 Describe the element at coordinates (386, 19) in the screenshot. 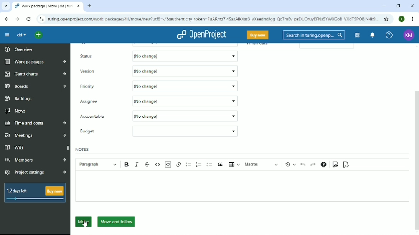

I see `Bookmark this tab` at that location.